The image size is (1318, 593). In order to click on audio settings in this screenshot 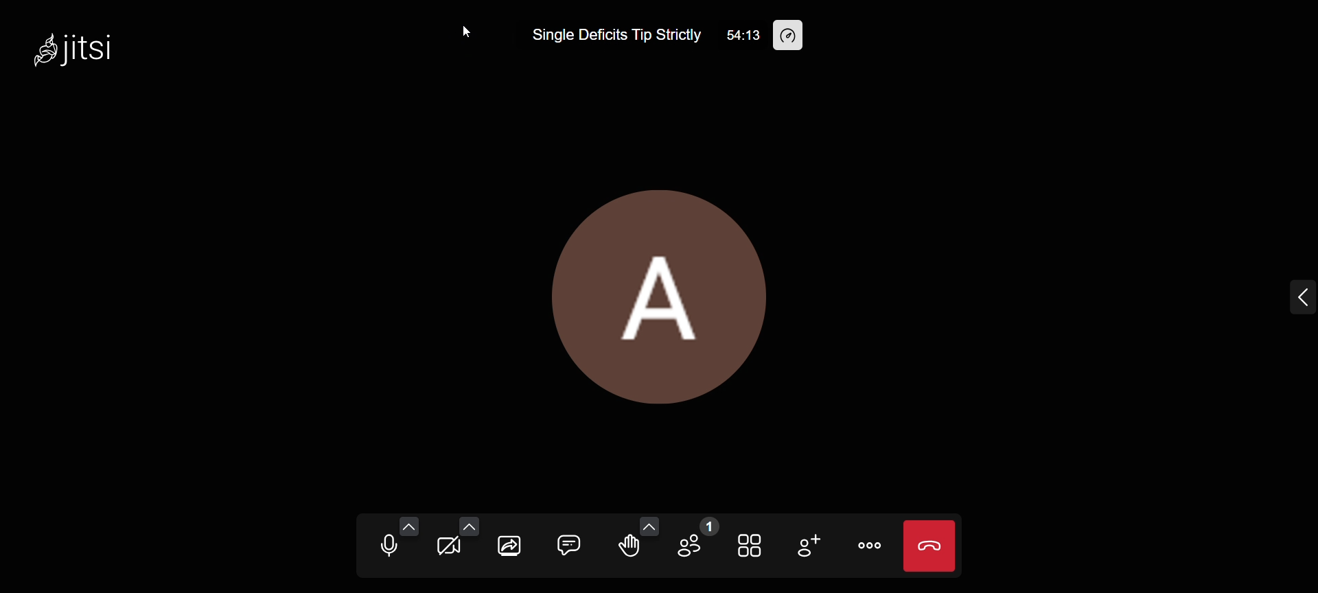, I will do `click(411, 526)`.